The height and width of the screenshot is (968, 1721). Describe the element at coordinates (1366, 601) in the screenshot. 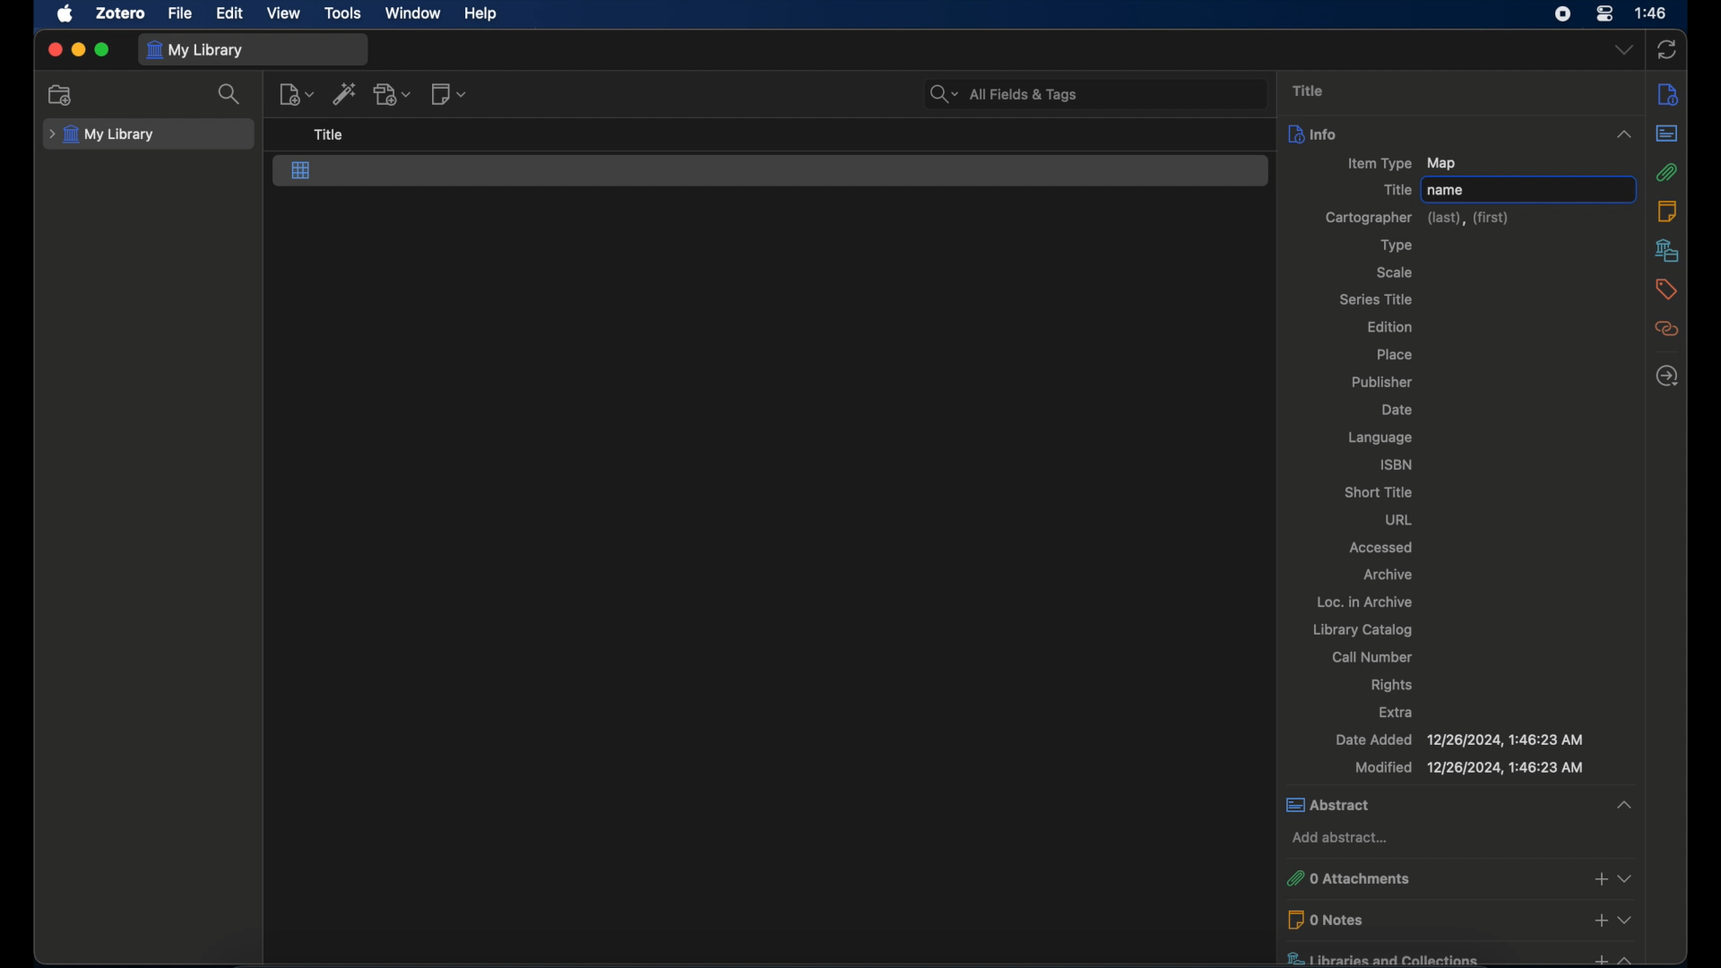

I see `loc. in archive` at that location.